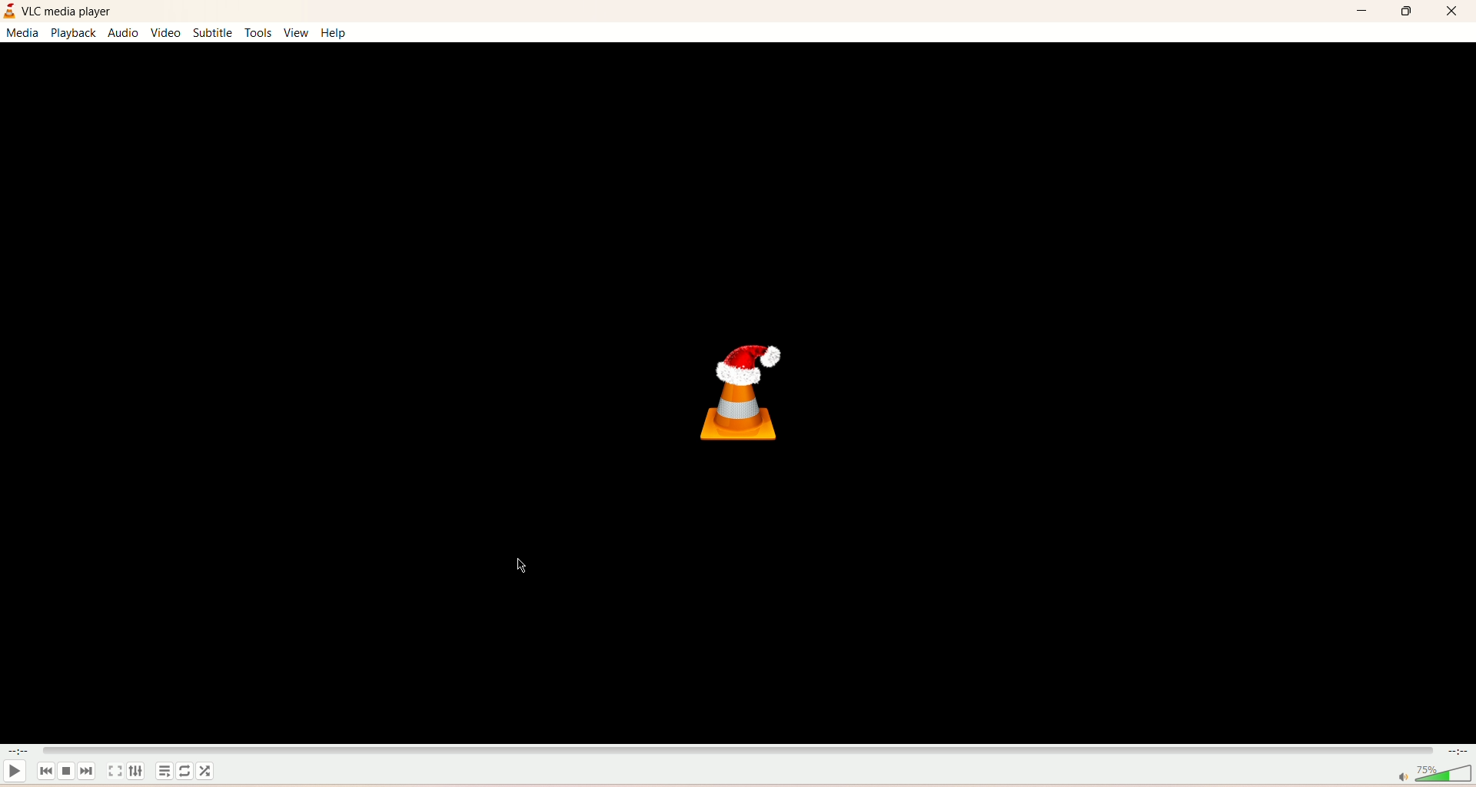  What do you see at coordinates (66, 771) in the screenshot?
I see `stop` at bounding box center [66, 771].